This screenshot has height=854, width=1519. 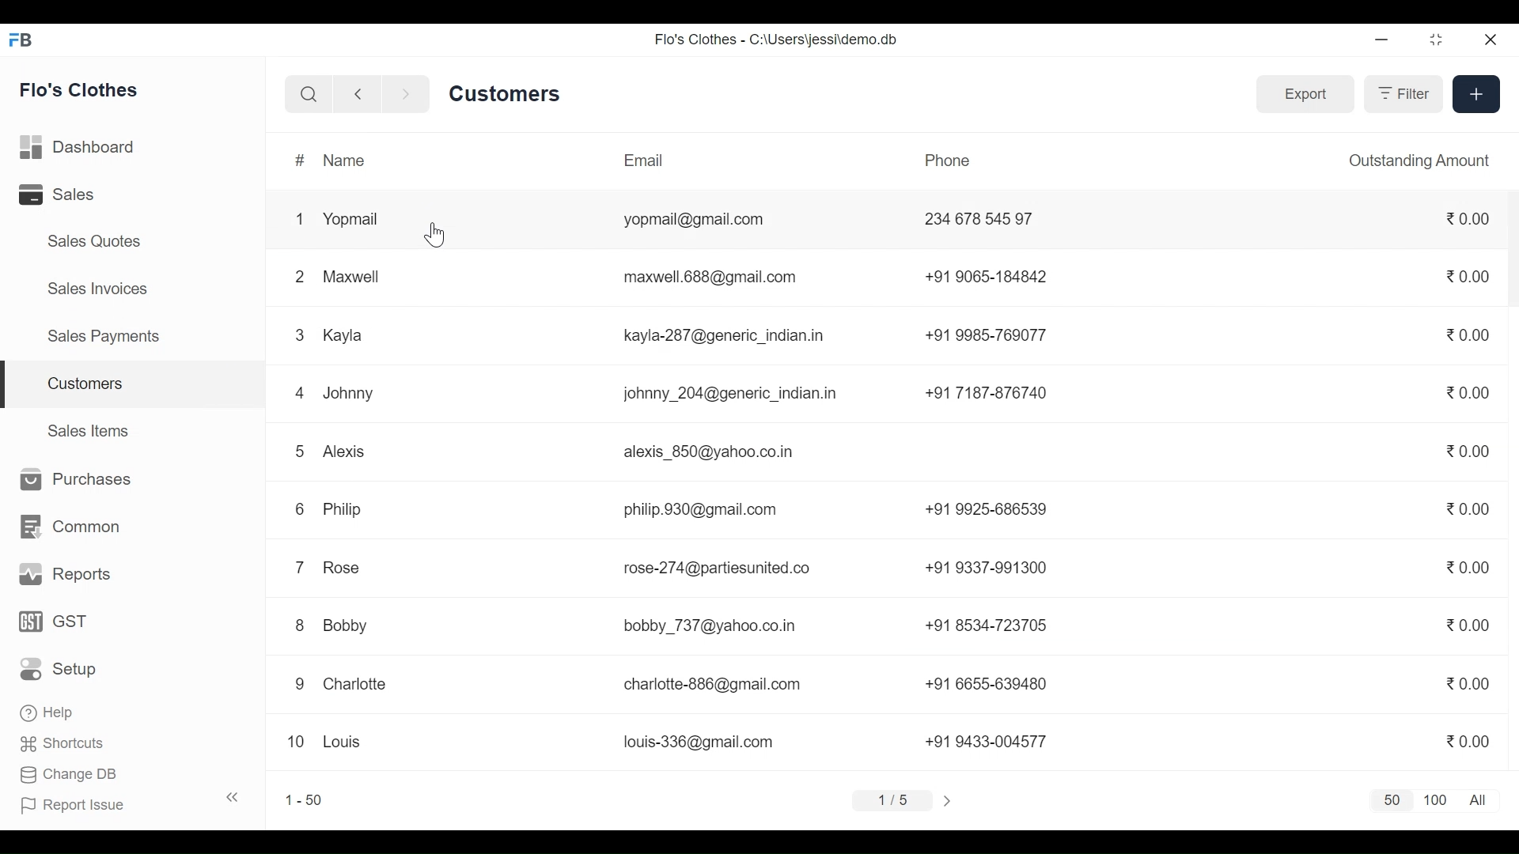 I want to click on +91 9985-769077, so click(x=986, y=335).